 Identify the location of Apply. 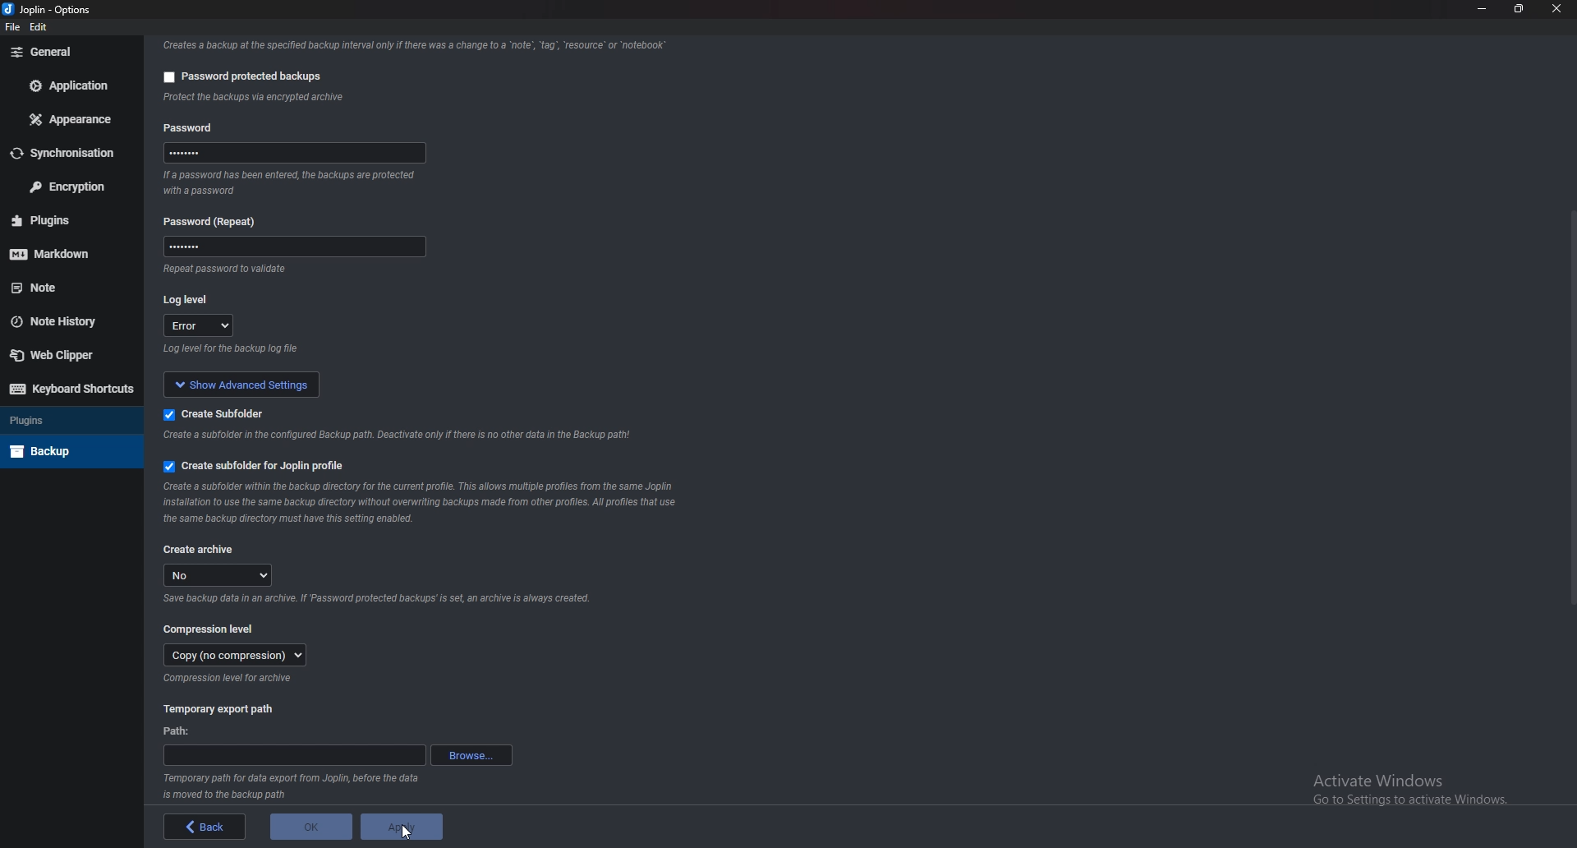
(402, 827).